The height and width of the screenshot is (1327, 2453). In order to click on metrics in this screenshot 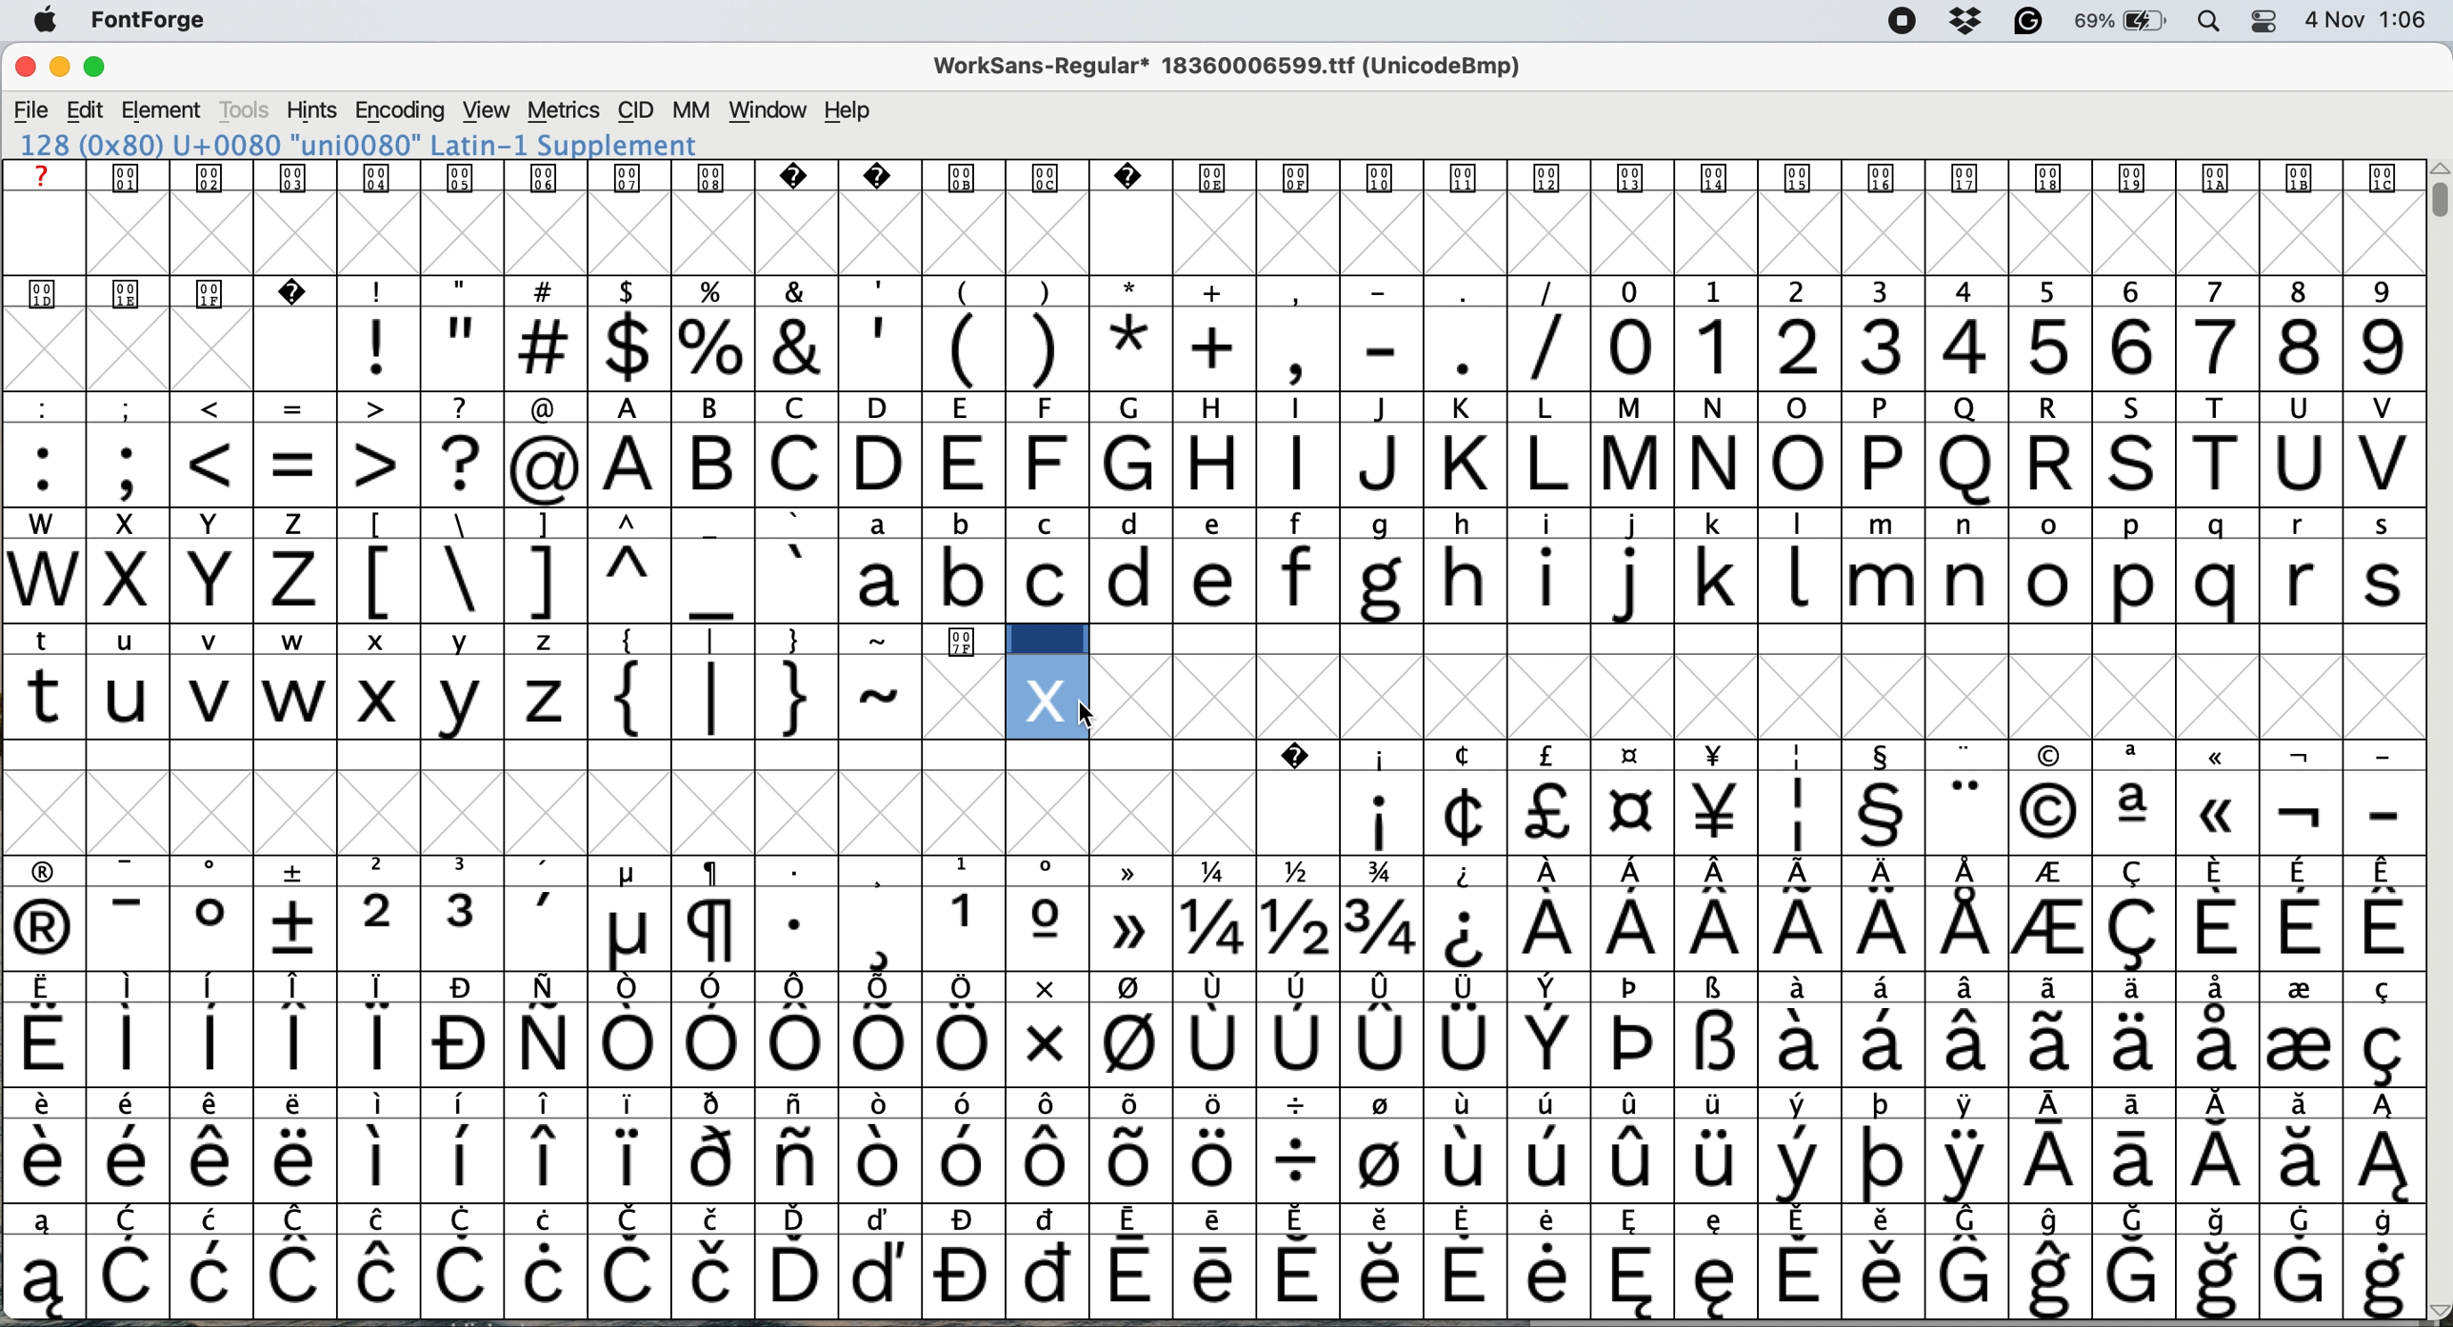, I will do `click(566, 110)`.